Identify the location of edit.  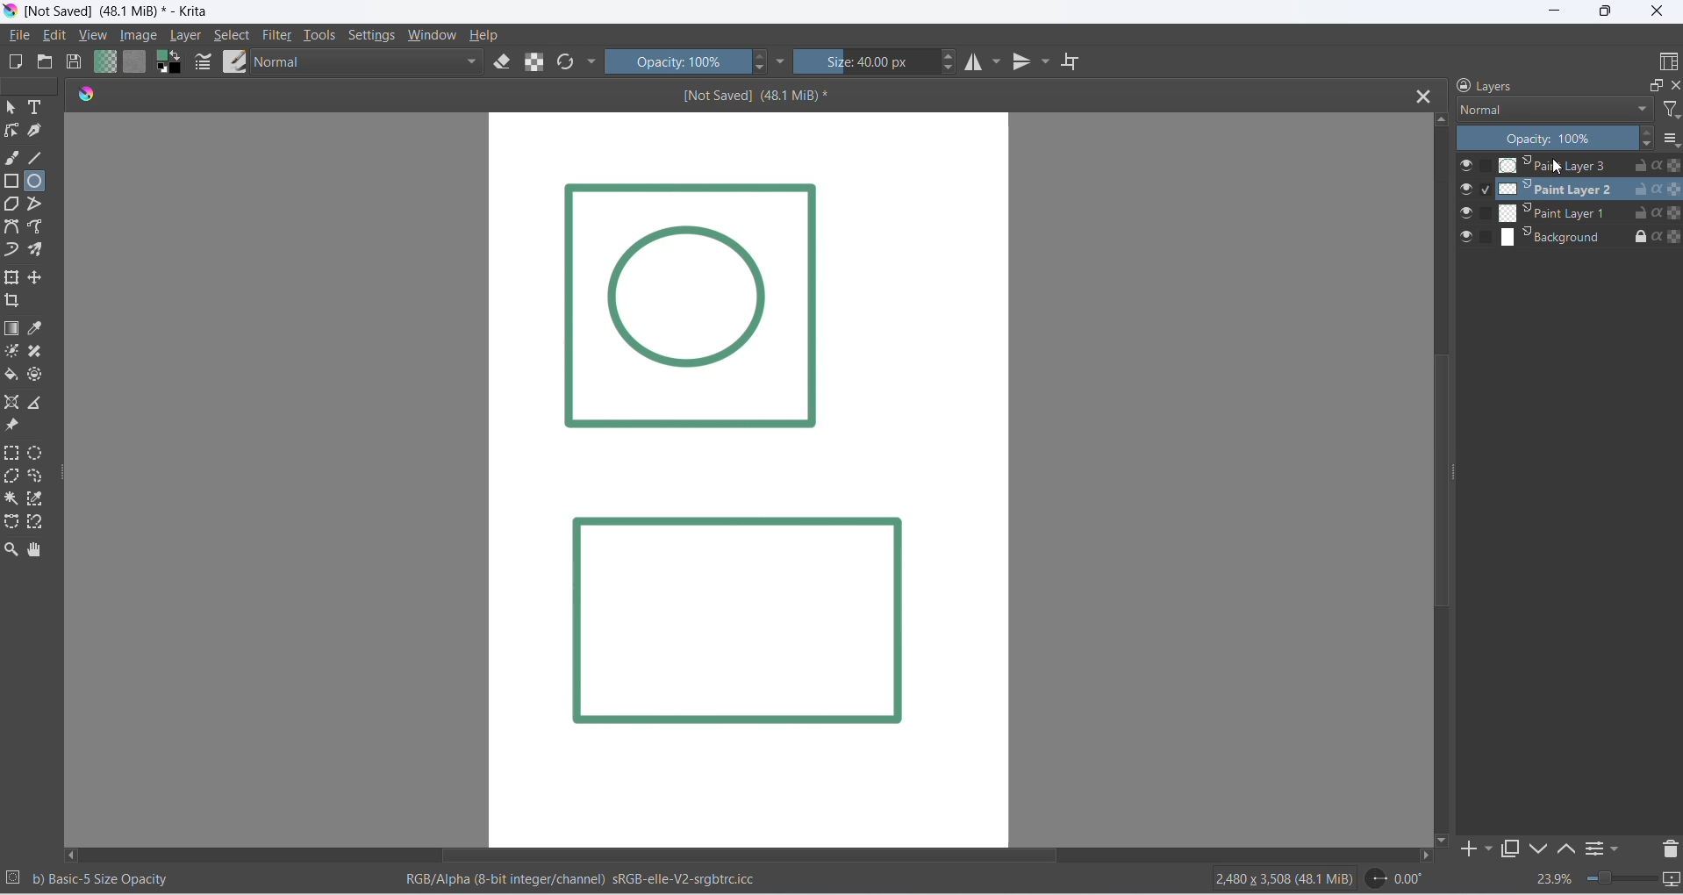
(54, 36).